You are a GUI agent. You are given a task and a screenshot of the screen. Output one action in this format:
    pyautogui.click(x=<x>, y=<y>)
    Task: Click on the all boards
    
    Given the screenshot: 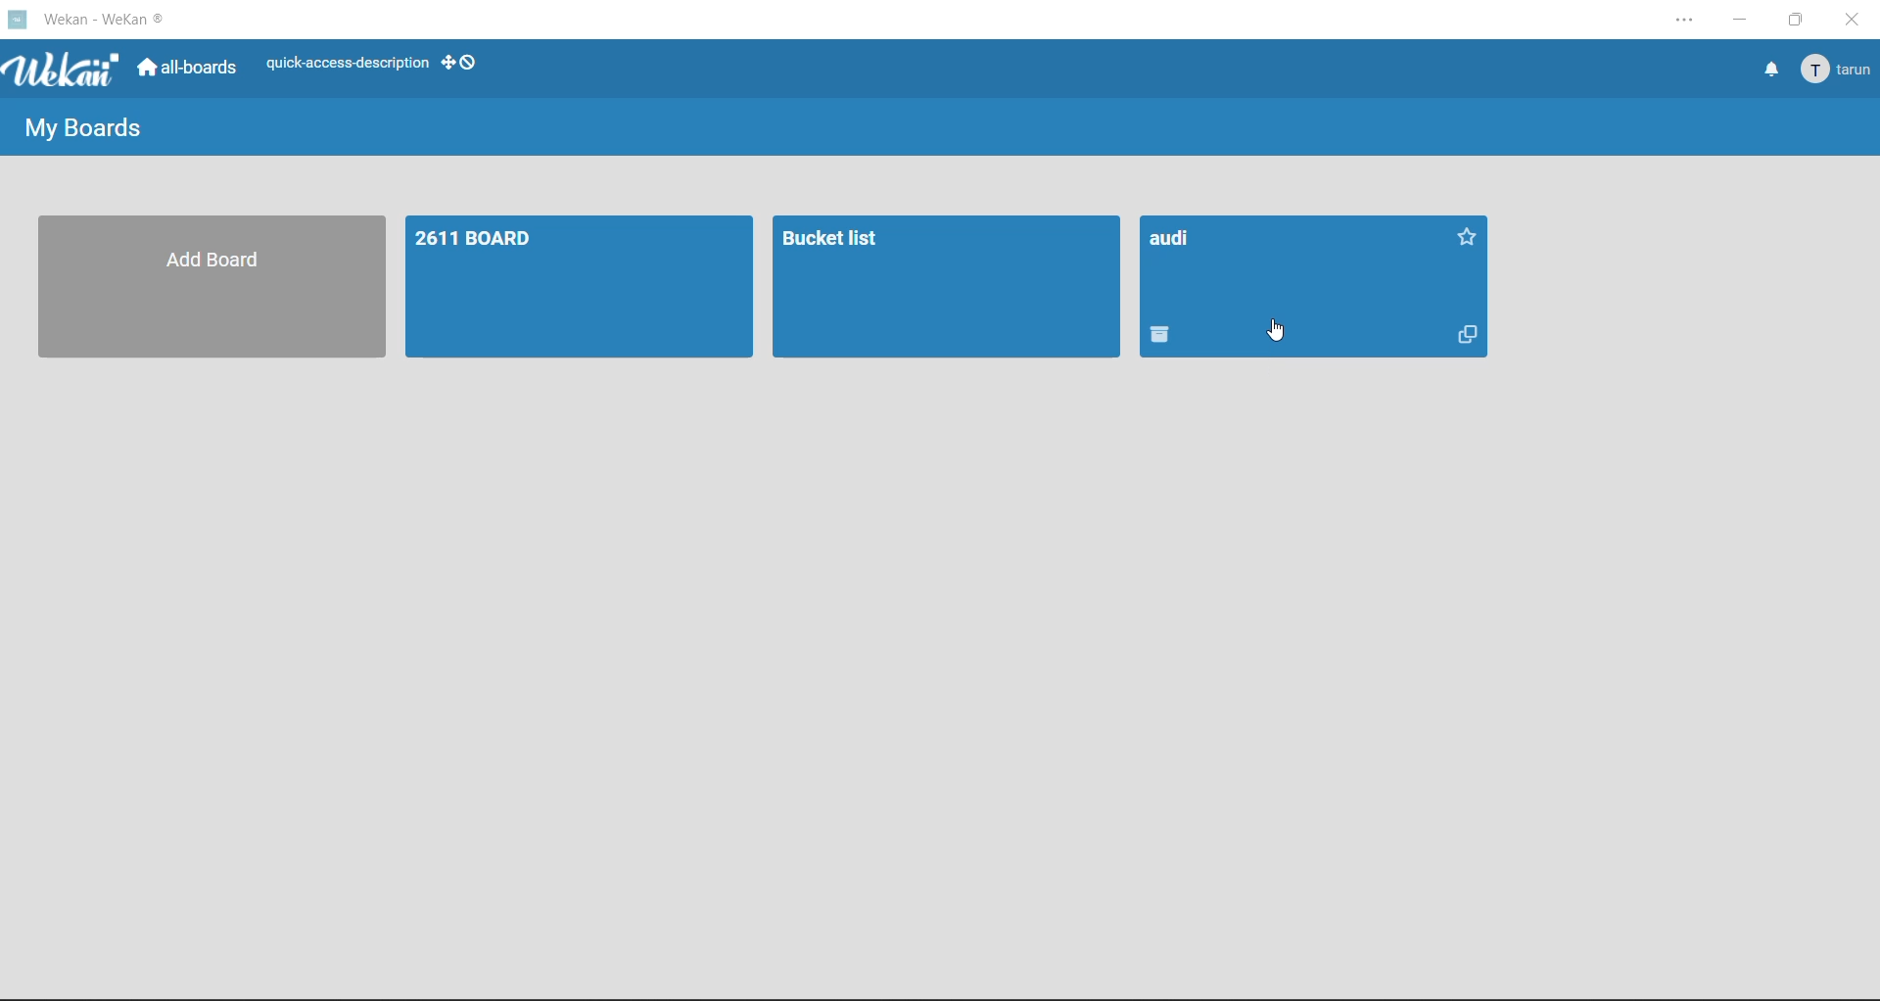 What is the action you would take?
    pyautogui.click(x=186, y=70)
    